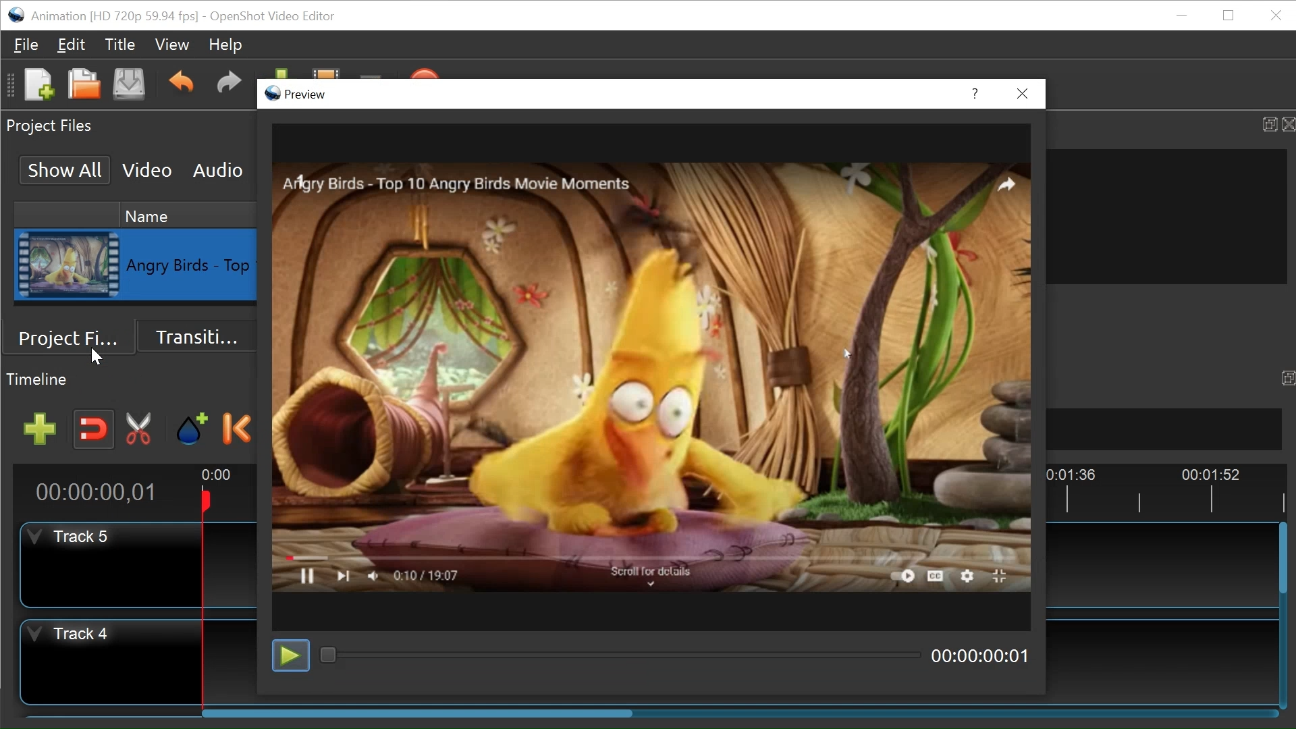 The width and height of the screenshot is (1296, 729). Describe the element at coordinates (273, 17) in the screenshot. I see `OpenShot Video Editor` at that location.